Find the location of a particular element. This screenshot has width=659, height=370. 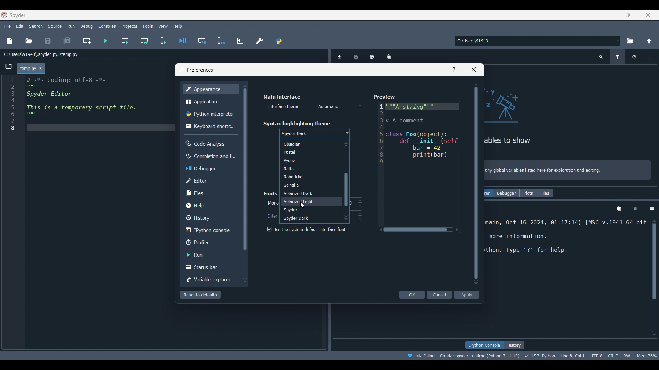

Python interpreter is located at coordinates (211, 114).